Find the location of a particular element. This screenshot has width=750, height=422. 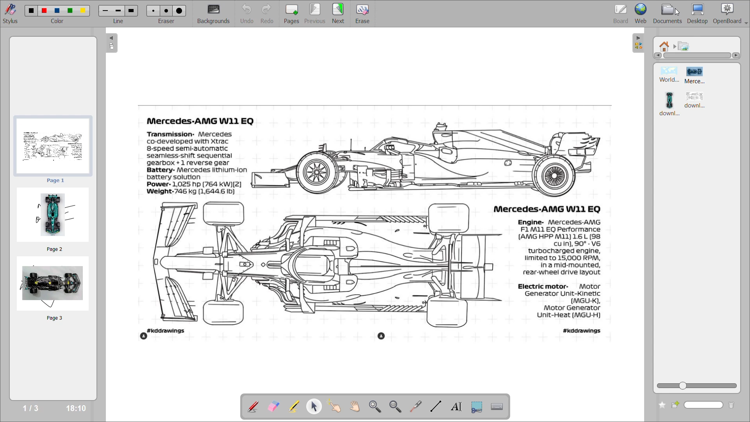

#kddrawings is located at coordinates (583, 331).